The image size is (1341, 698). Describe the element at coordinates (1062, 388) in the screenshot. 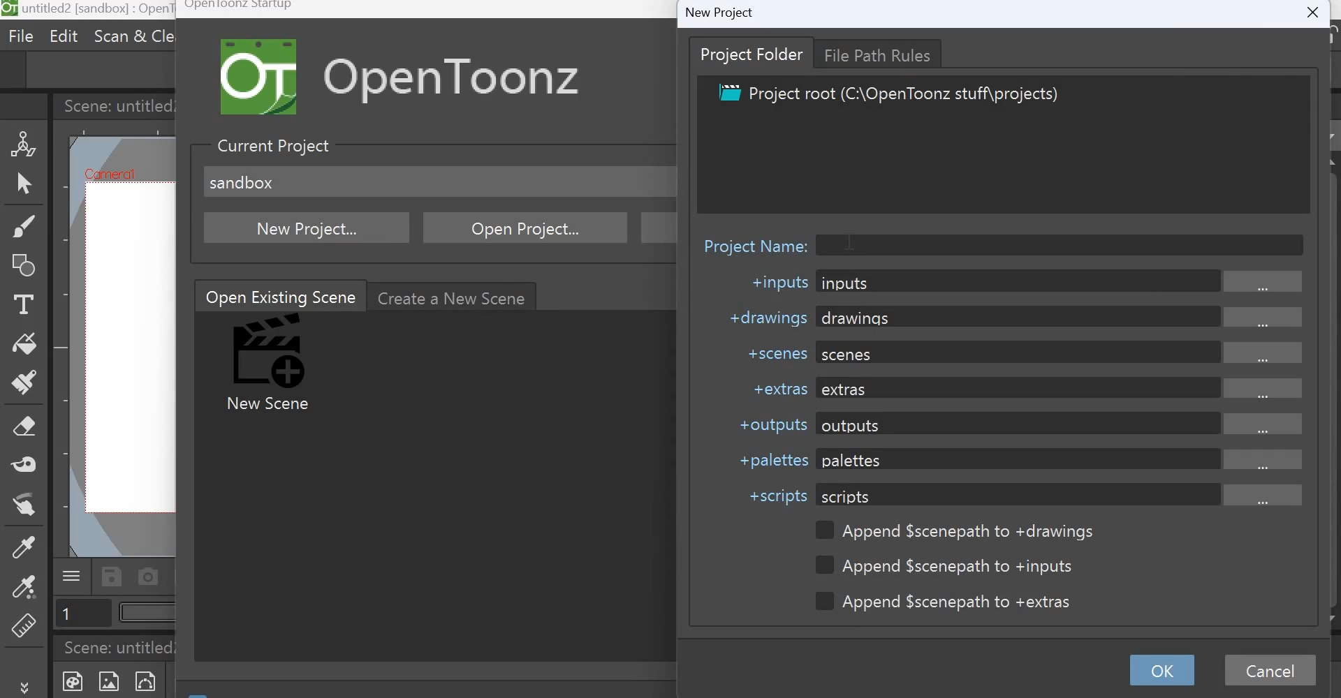

I see `extras` at that location.